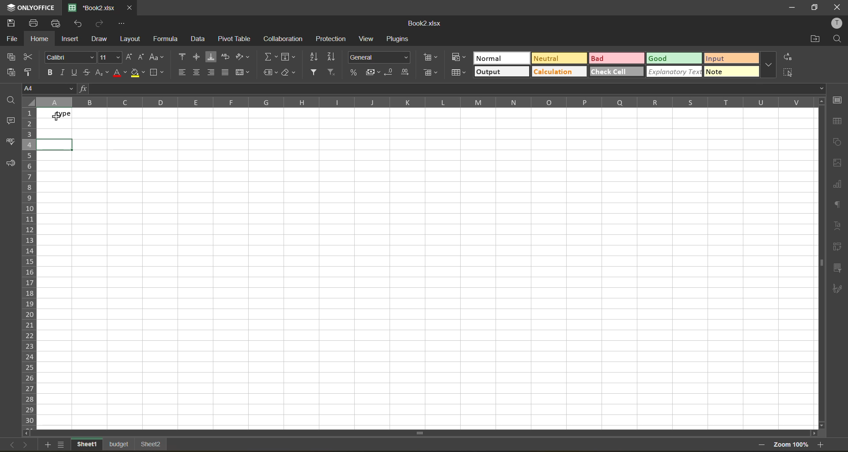 The image size is (848, 452). What do you see at coordinates (501, 71) in the screenshot?
I see `output` at bounding box center [501, 71].